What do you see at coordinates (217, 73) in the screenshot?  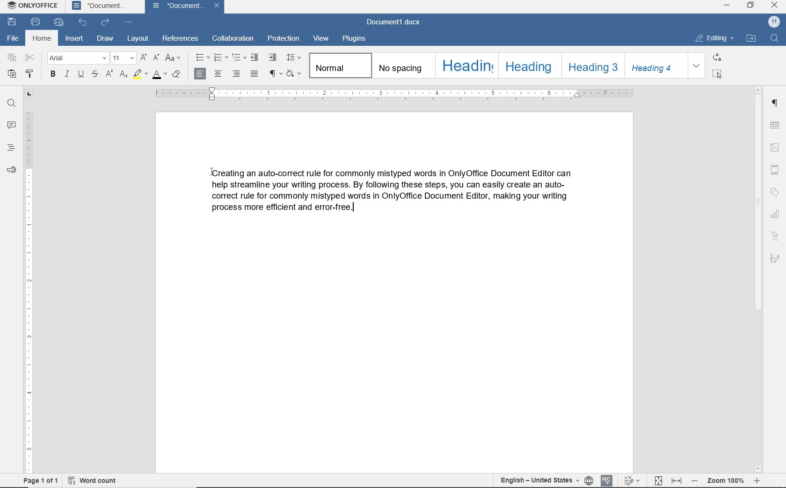 I see `align center` at bounding box center [217, 73].